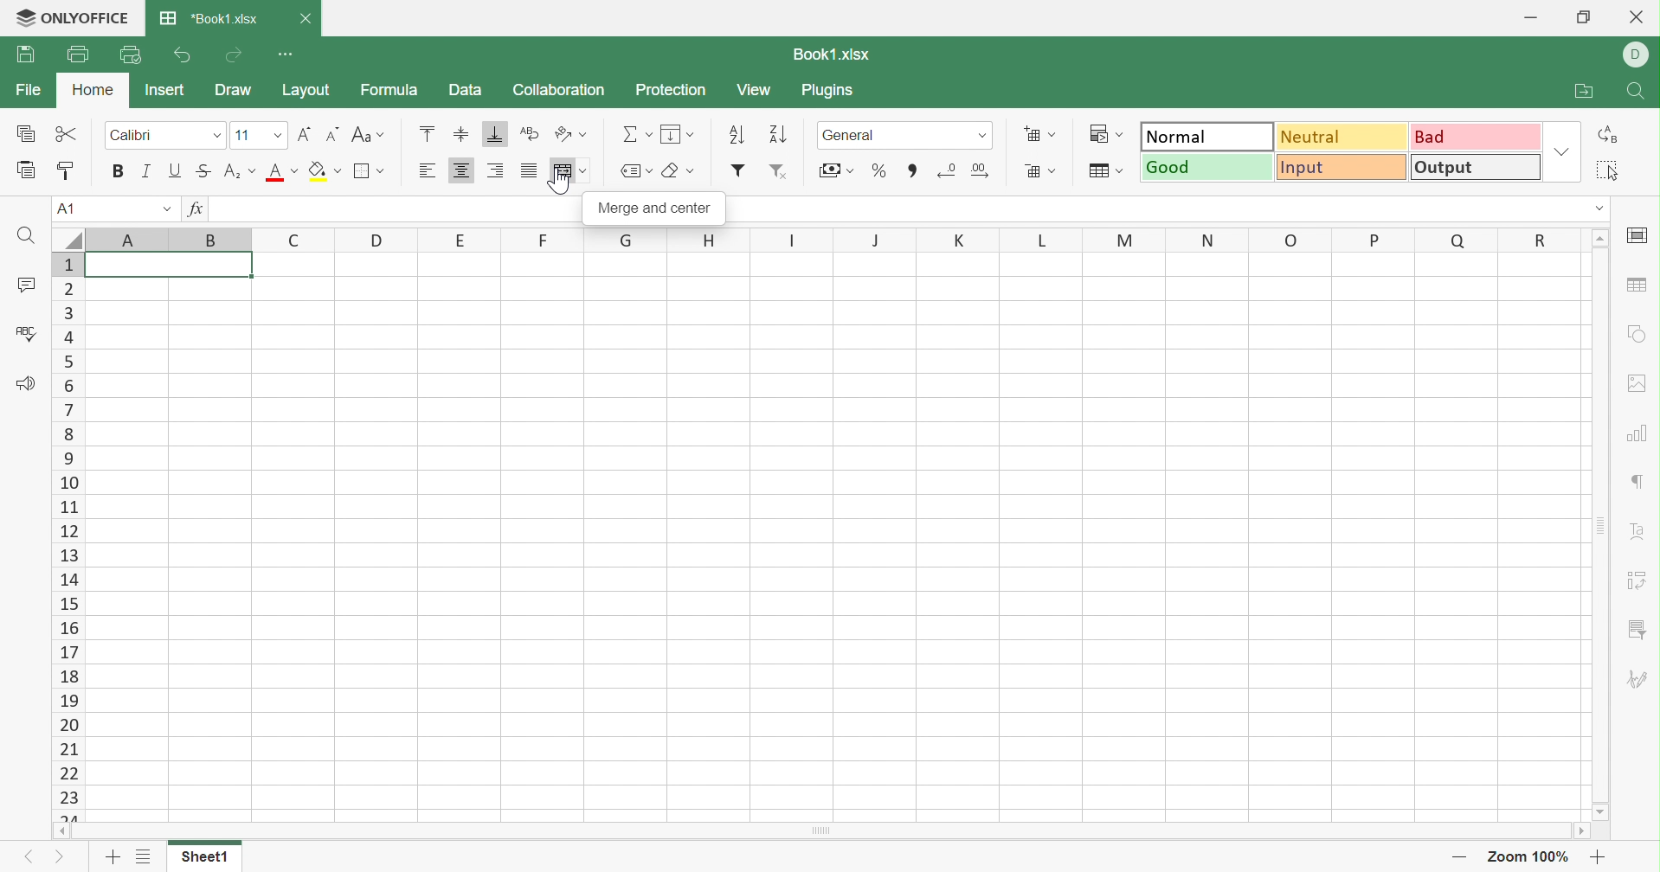 This screenshot has width=1660, height=872. What do you see at coordinates (171, 208) in the screenshot?
I see `Drop Down` at bounding box center [171, 208].